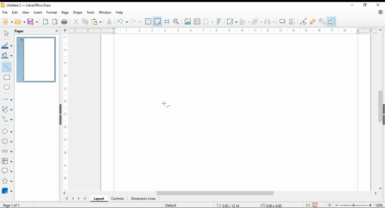  I want to click on close window, so click(378, 5).